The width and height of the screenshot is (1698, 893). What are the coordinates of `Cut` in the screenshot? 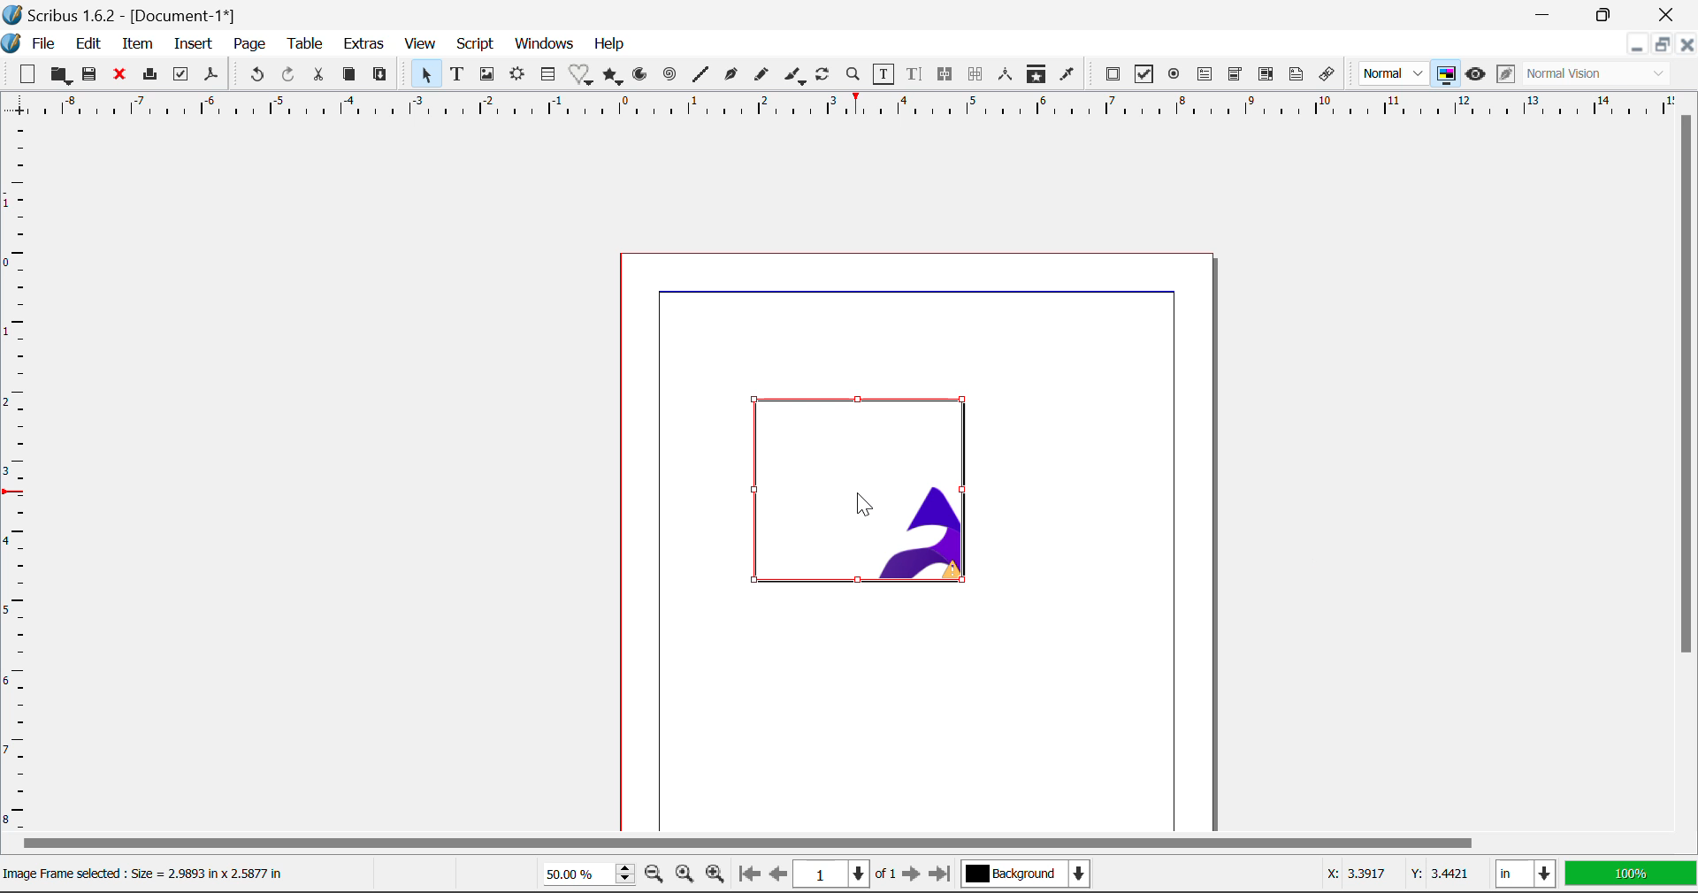 It's located at (318, 75).